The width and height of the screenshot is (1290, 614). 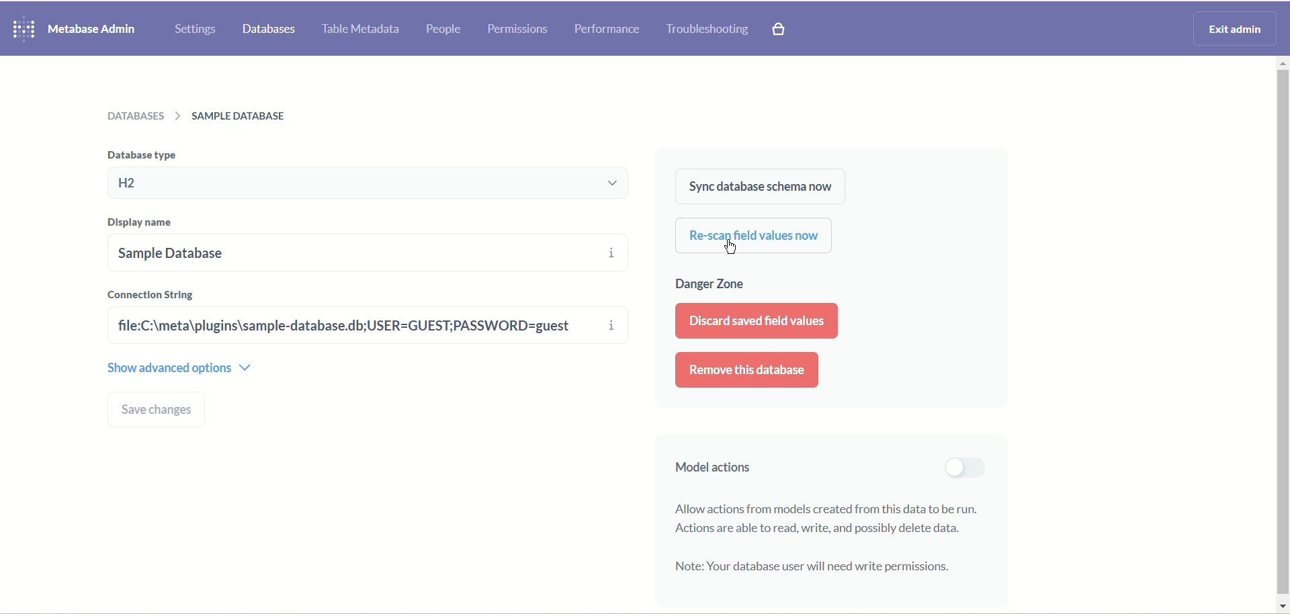 What do you see at coordinates (153, 294) in the screenshot?
I see `connection string` at bounding box center [153, 294].